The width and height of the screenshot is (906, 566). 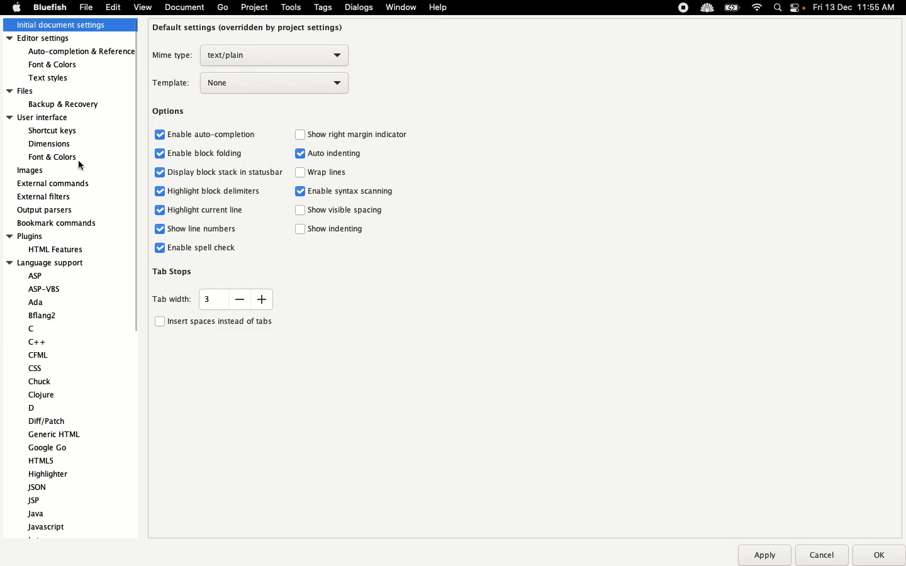 I want to click on backup & recovery, so click(x=62, y=104).